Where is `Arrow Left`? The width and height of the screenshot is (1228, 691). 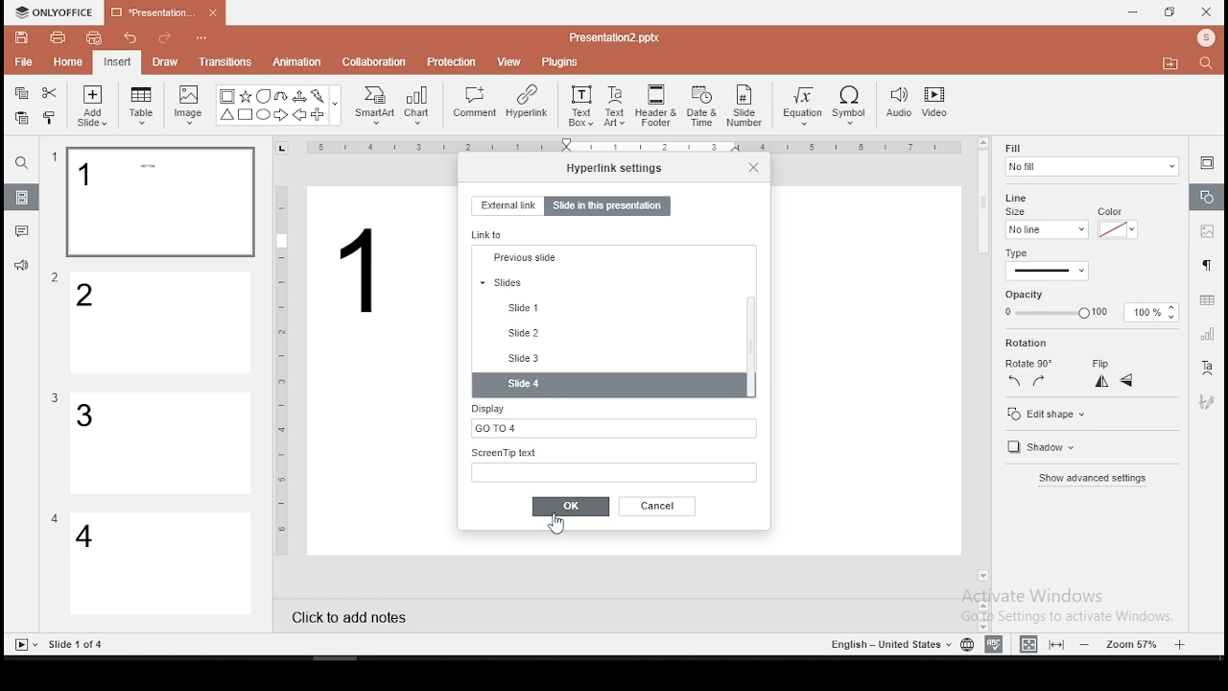 Arrow Left is located at coordinates (299, 115).